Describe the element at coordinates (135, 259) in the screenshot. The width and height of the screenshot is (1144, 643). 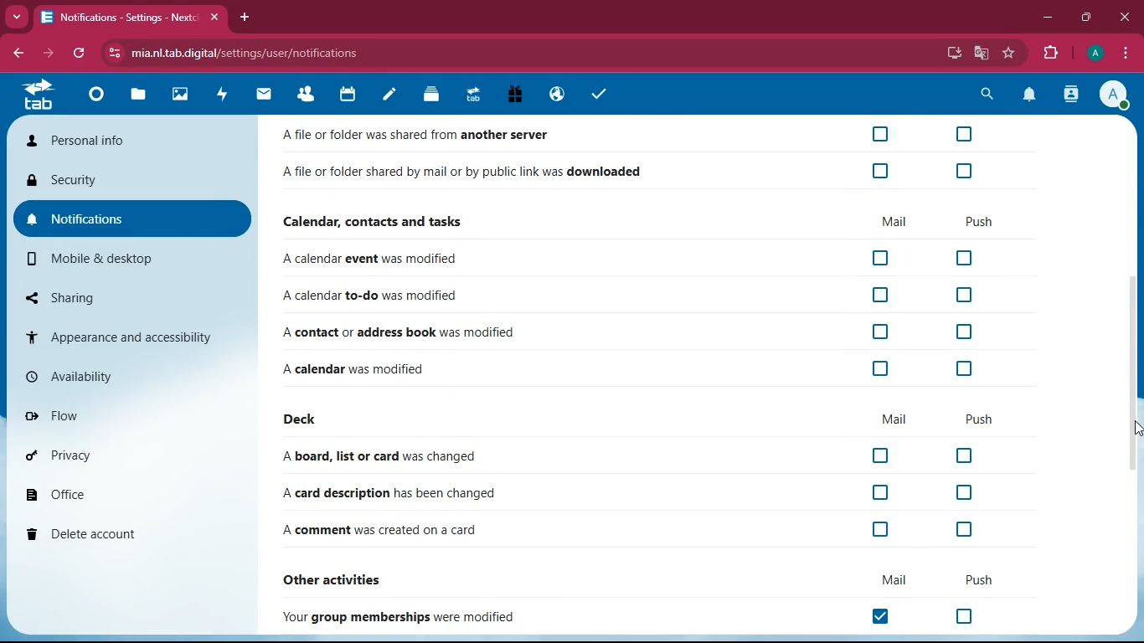
I see `mobile & desktop` at that location.